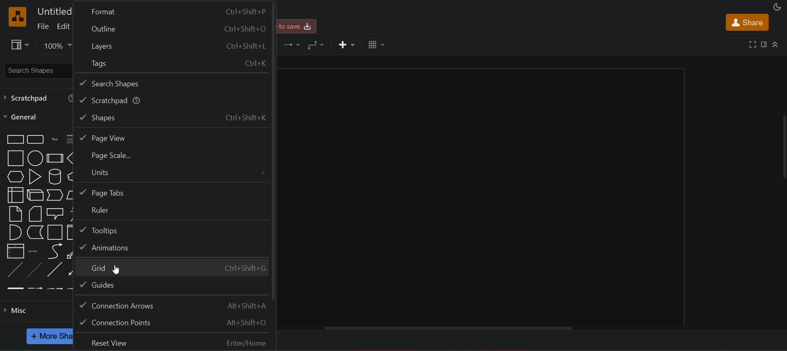 Image resolution: width=787 pixels, height=351 pixels. What do you see at coordinates (55, 139) in the screenshot?
I see `text` at bounding box center [55, 139].